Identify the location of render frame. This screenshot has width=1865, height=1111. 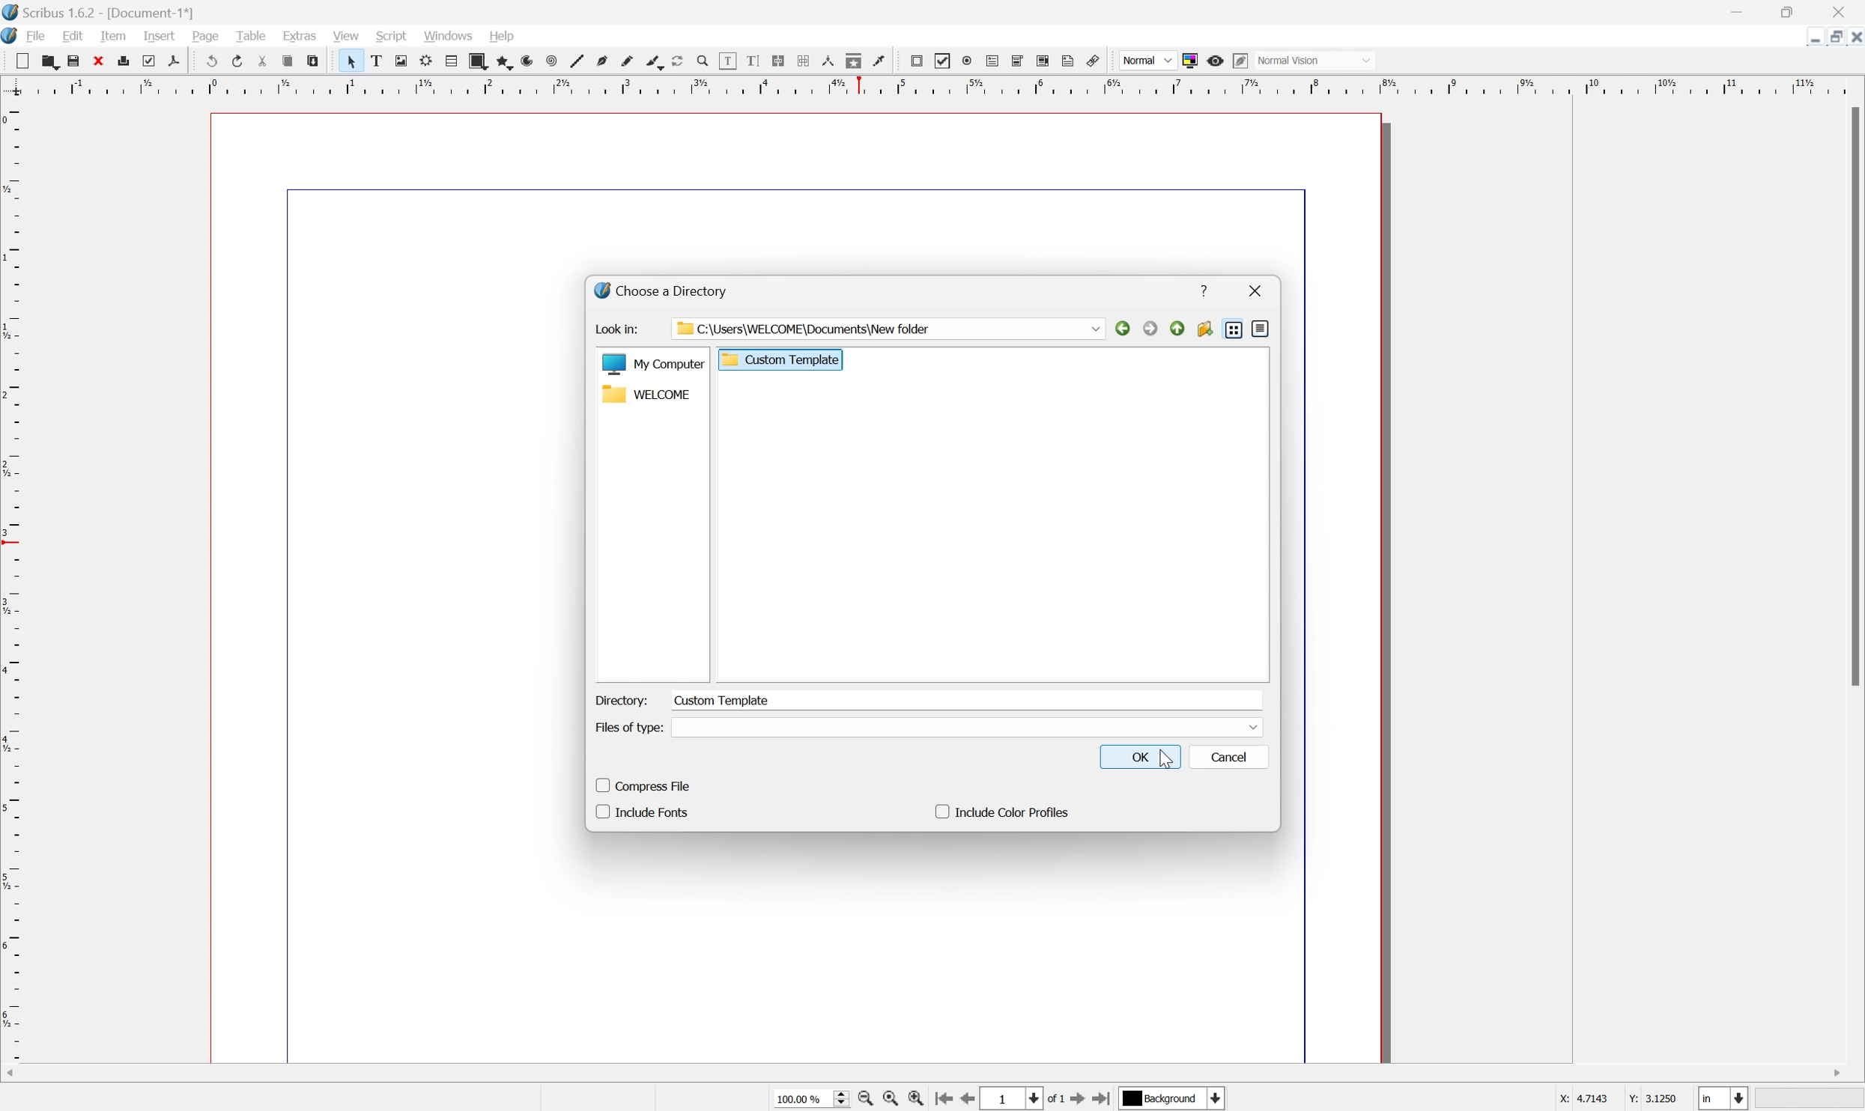
(425, 61).